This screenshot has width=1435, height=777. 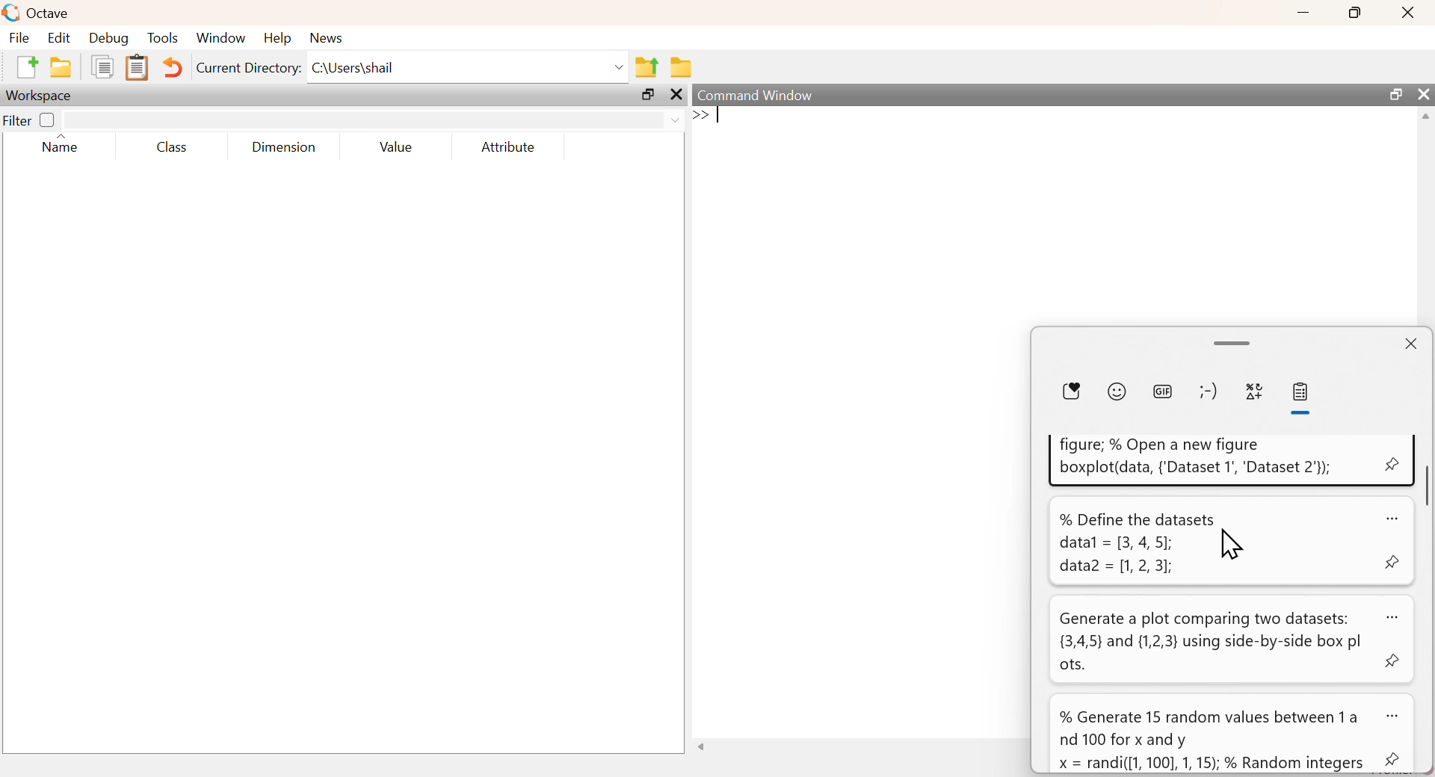 I want to click on Filter, so click(x=30, y=119).